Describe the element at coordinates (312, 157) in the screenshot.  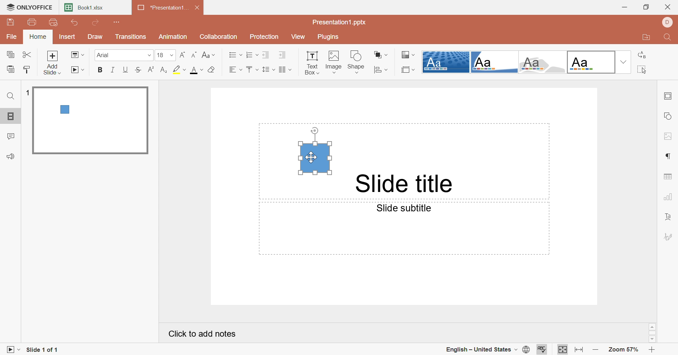
I see `Cursor` at that location.